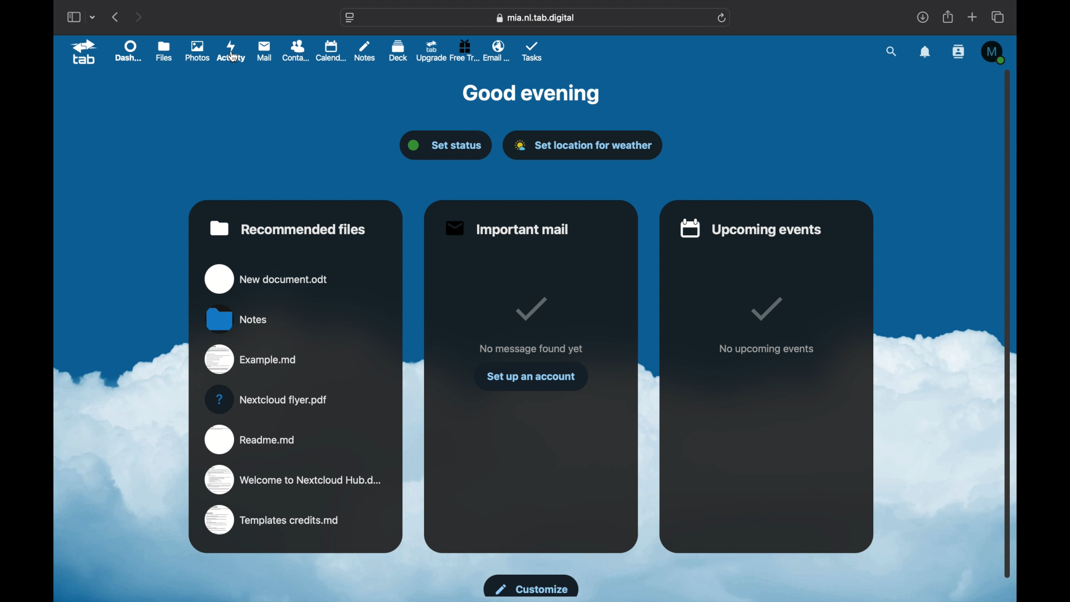  What do you see at coordinates (265, 279) in the screenshot?
I see `new document` at bounding box center [265, 279].